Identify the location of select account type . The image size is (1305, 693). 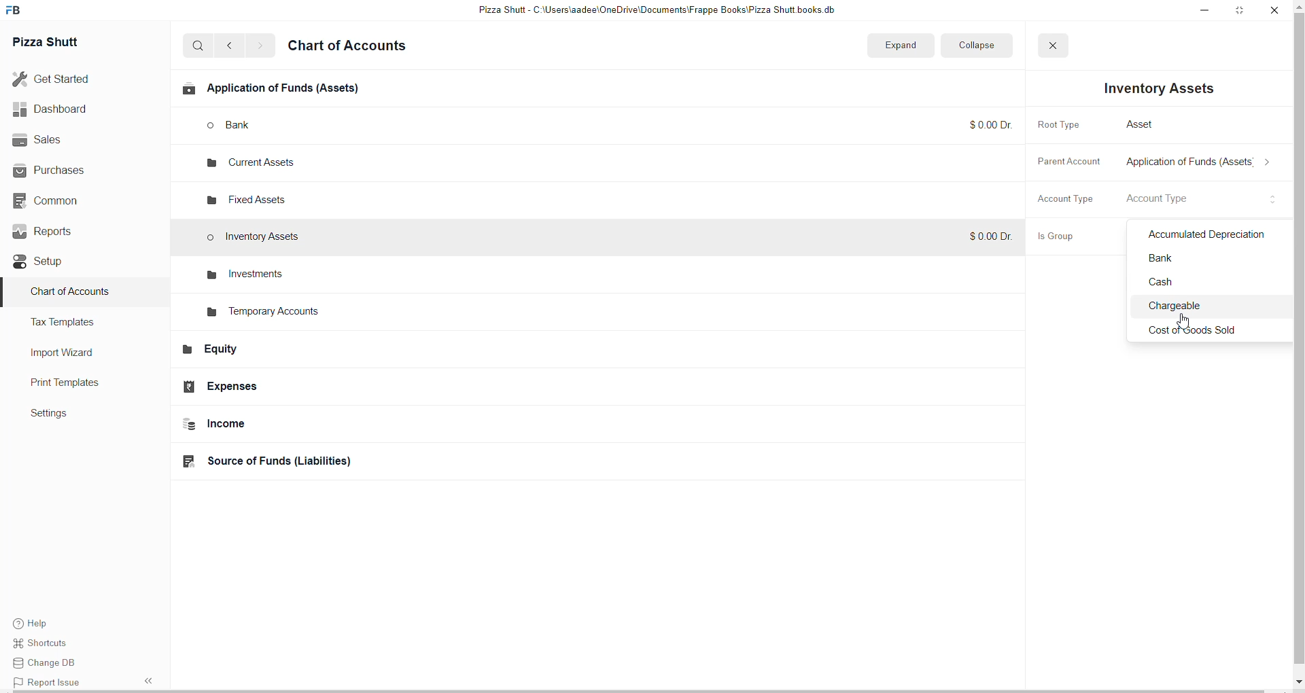
(1165, 200).